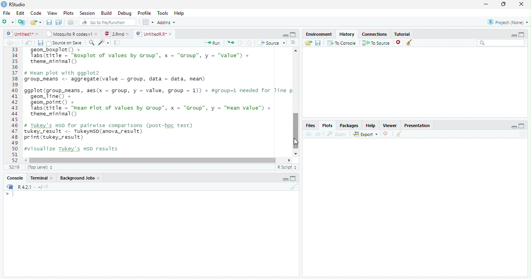 Image resolution: width=531 pixels, height=279 pixels. Describe the element at coordinates (126, 14) in the screenshot. I see `debug` at that location.